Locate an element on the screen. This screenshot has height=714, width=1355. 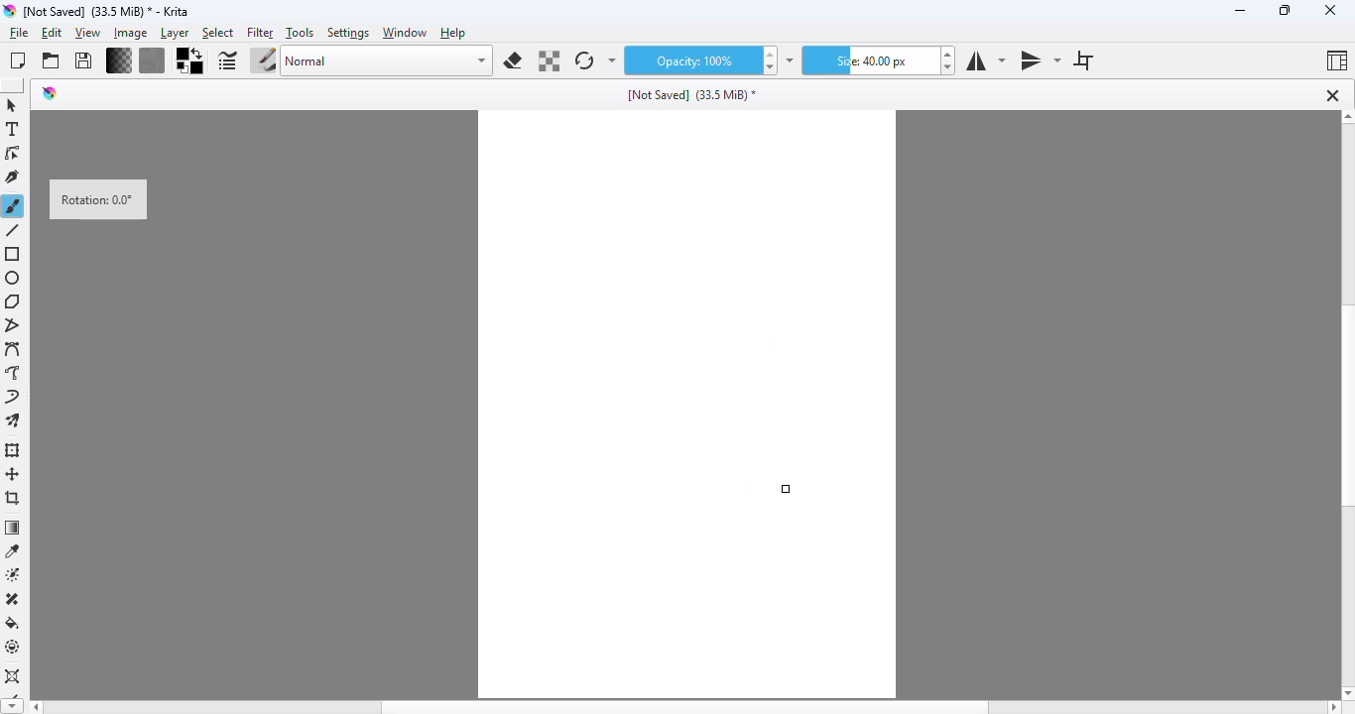
dynamic brush tool is located at coordinates (14, 398).